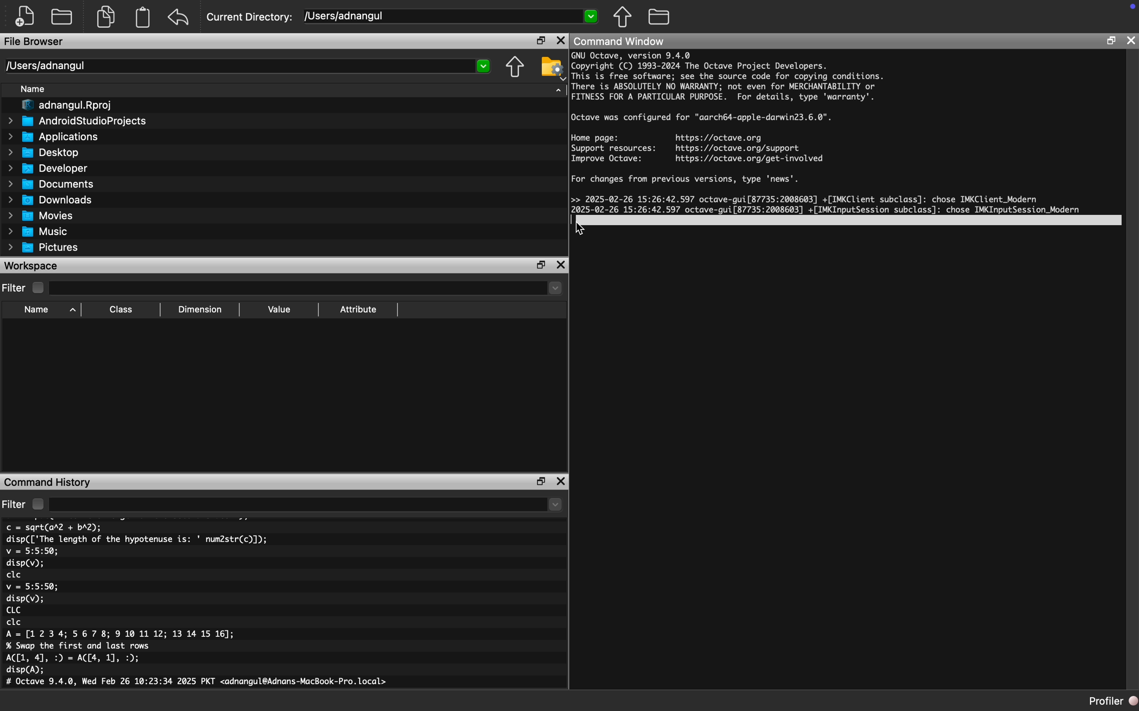  I want to click on clc, so click(14, 575).